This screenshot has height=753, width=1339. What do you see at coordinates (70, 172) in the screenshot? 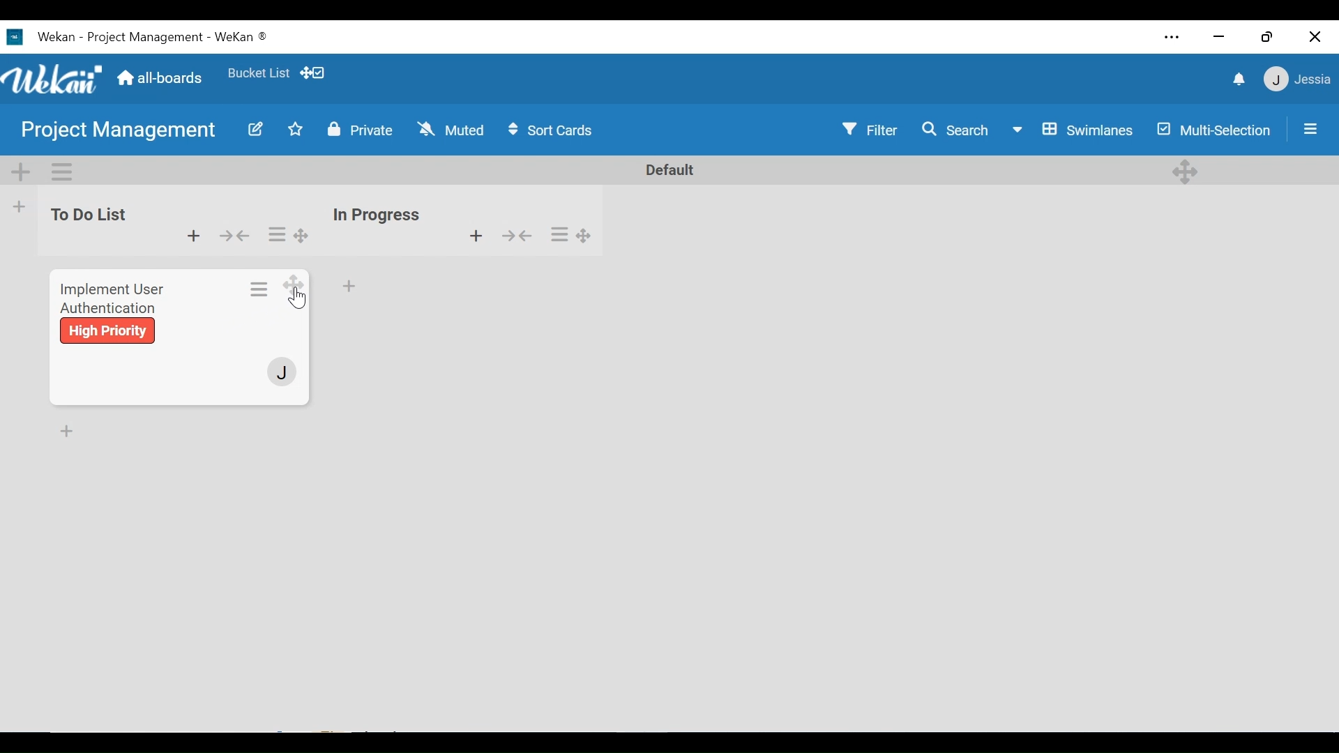
I see `swimlane actions` at bounding box center [70, 172].